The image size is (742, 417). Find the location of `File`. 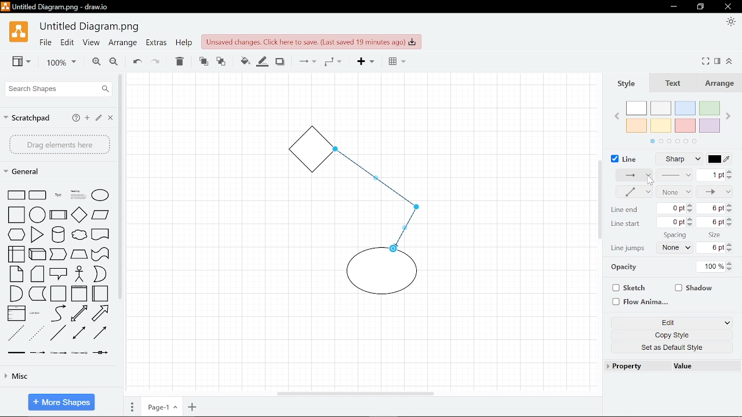

File is located at coordinates (45, 43).